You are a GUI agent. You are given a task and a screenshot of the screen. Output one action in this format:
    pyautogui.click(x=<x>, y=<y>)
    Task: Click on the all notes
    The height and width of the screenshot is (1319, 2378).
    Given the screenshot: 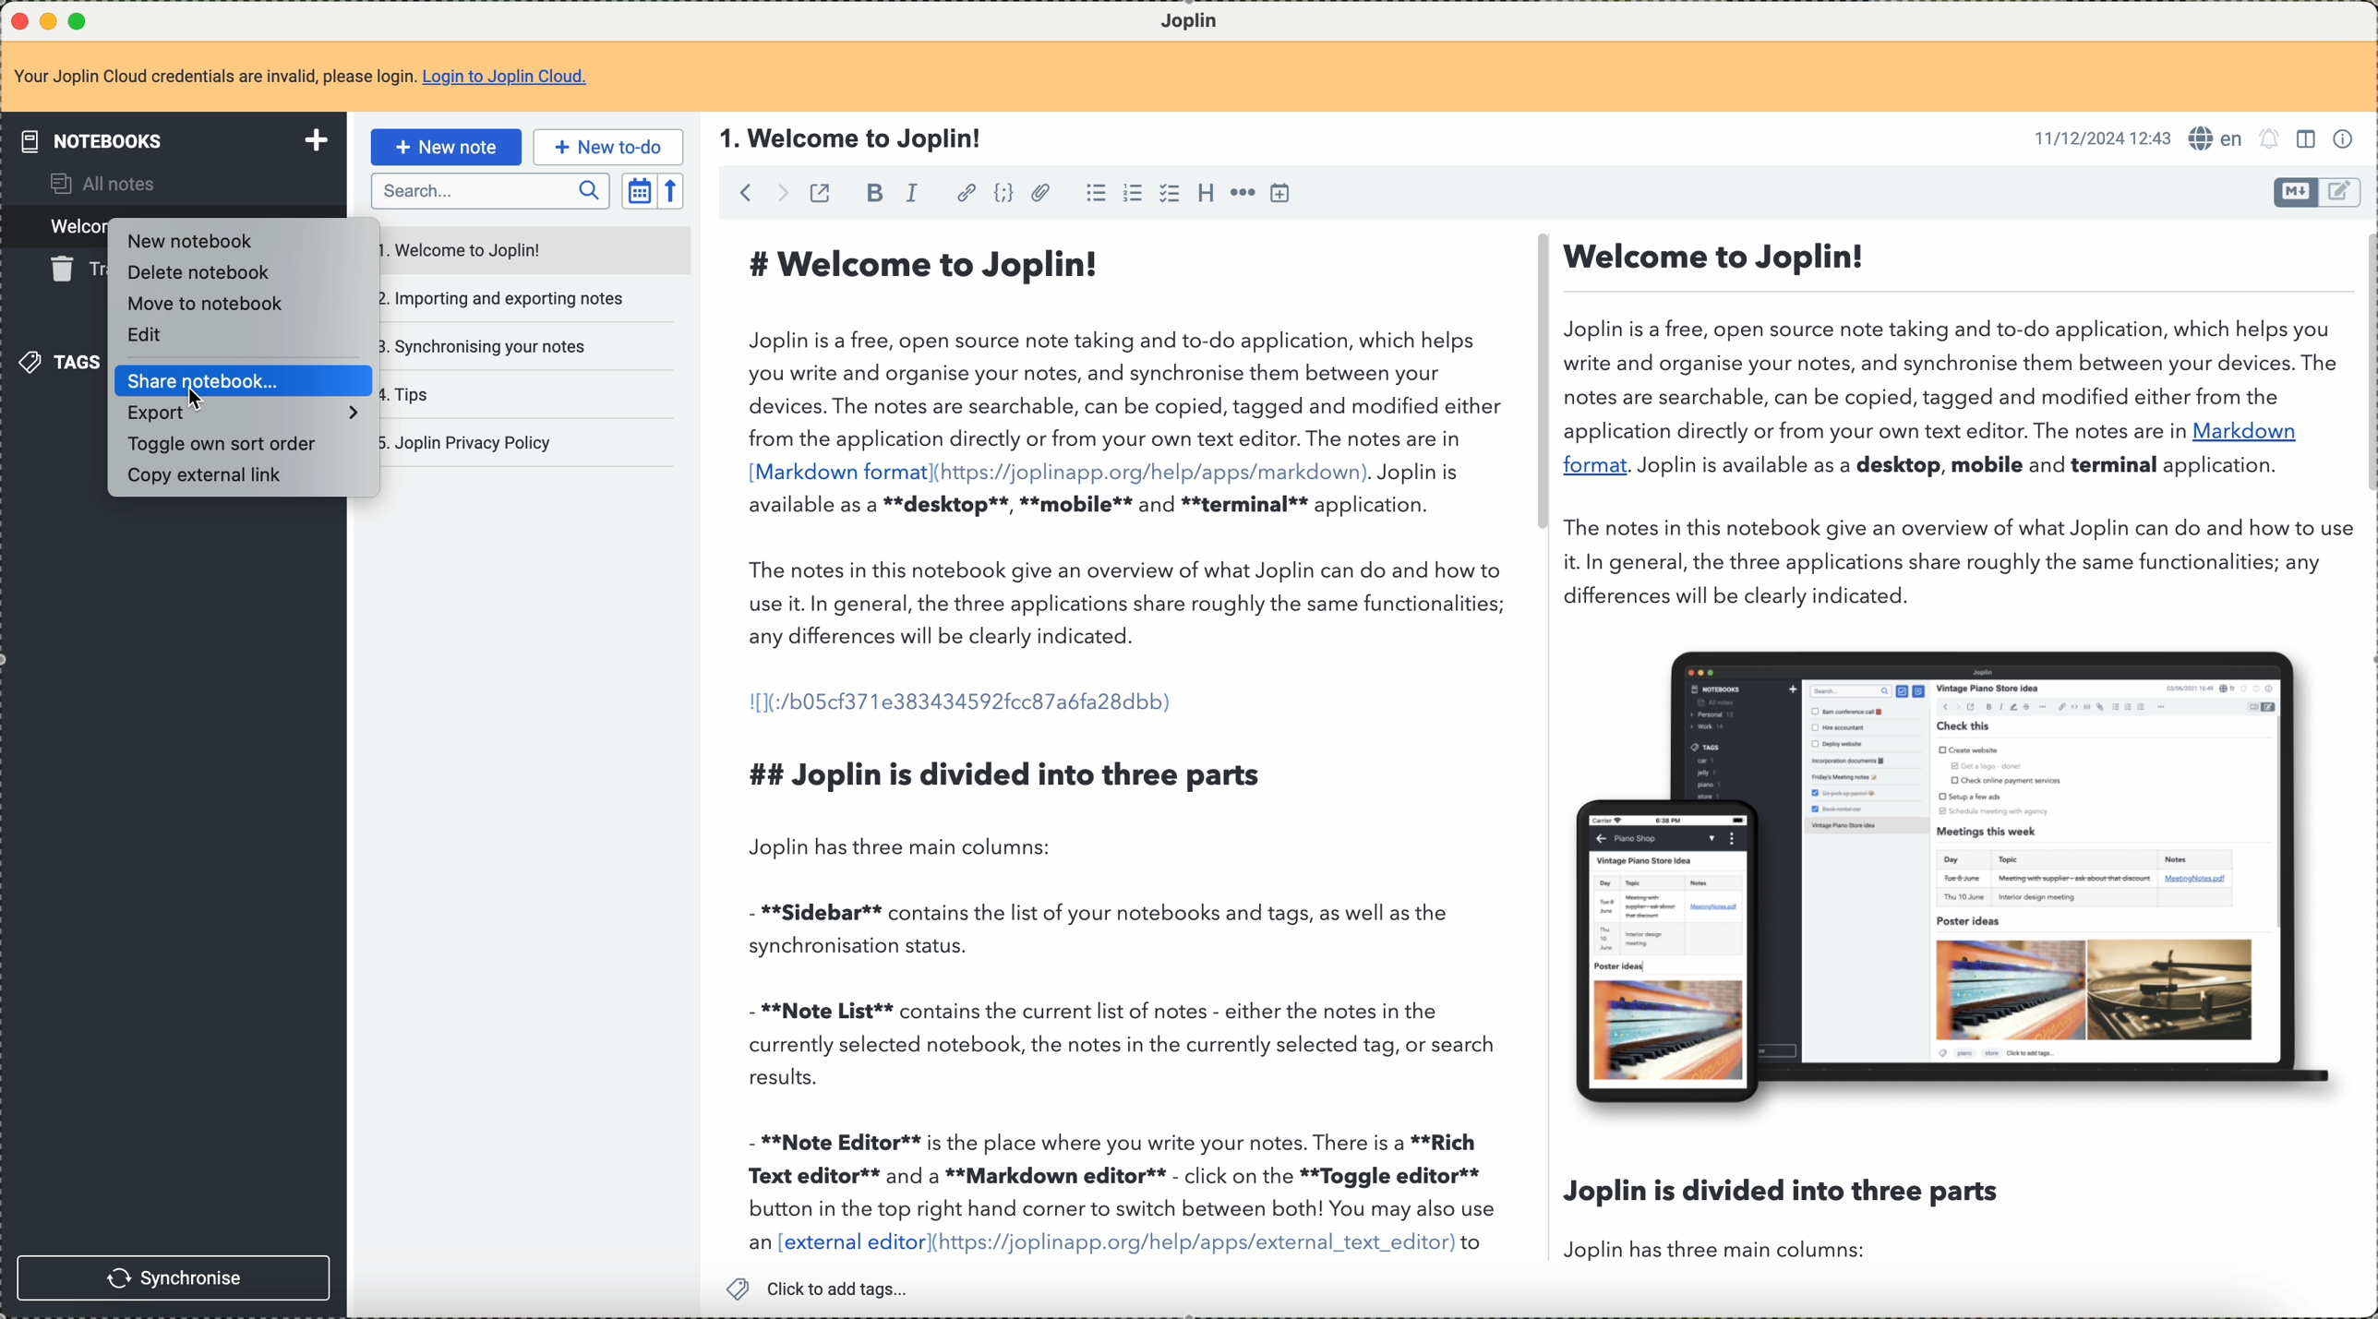 What is the action you would take?
    pyautogui.click(x=101, y=186)
    